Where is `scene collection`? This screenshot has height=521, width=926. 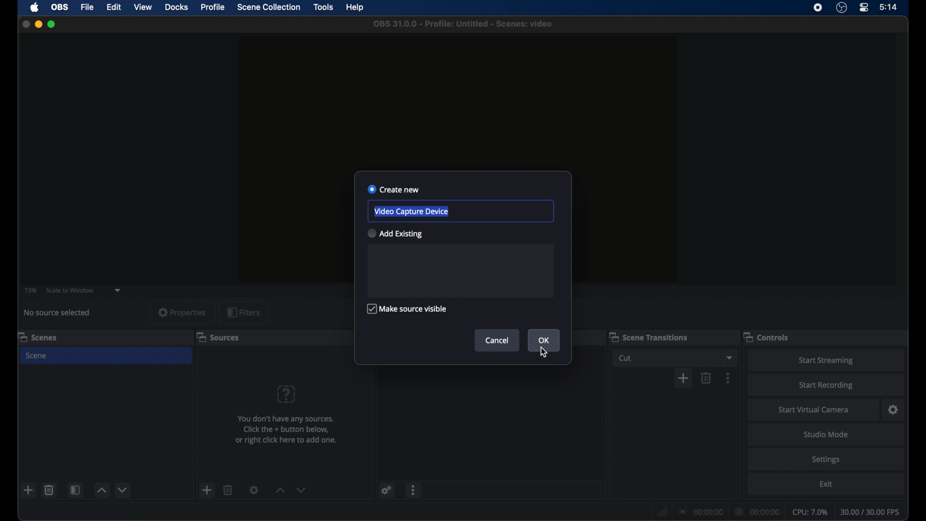 scene collection is located at coordinates (269, 7).